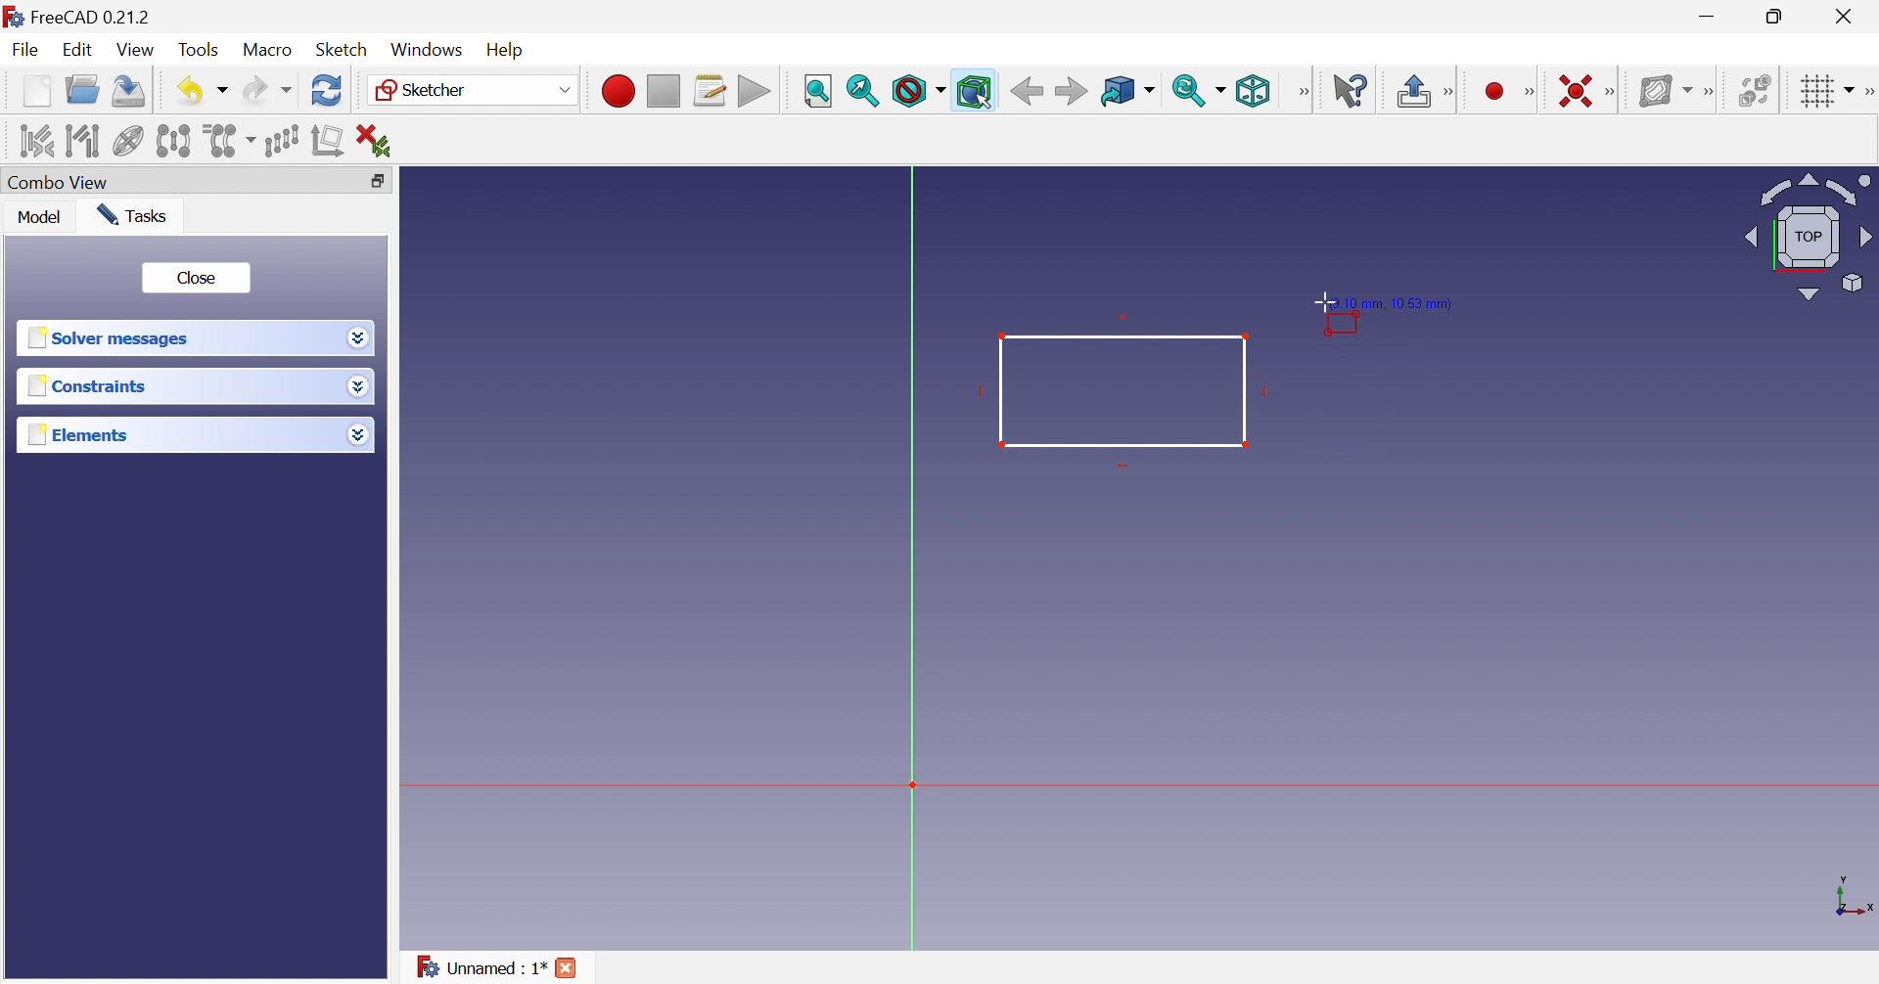 This screenshot has height=984, width=1879. Describe the element at coordinates (1611, 90) in the screenshot. I see `Sketcher constraints` at that location.